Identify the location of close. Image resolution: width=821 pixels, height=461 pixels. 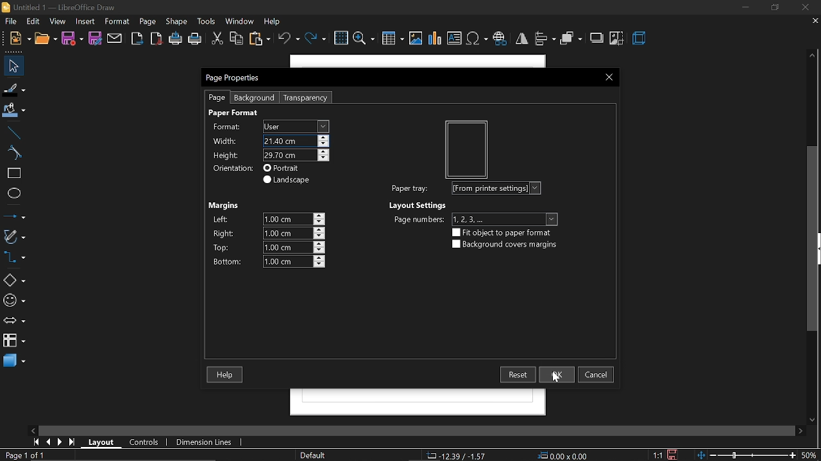
(806, 9).